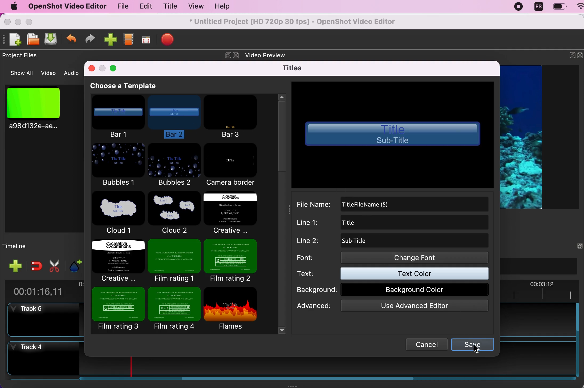 Image resolution: width=584 pixels, height=388 pixels. What do you see at coordinates (395, 290) in the screenshot?
I see `background color` at bounding box center [395, 290].